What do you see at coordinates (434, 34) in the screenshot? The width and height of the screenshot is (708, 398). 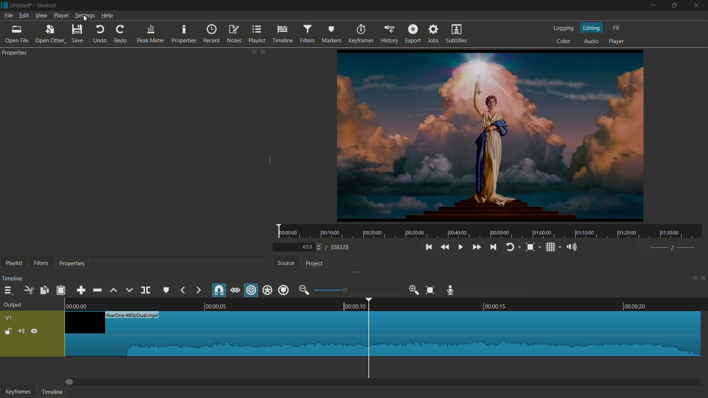 I see `jobs` at bounding box center [434, 34].